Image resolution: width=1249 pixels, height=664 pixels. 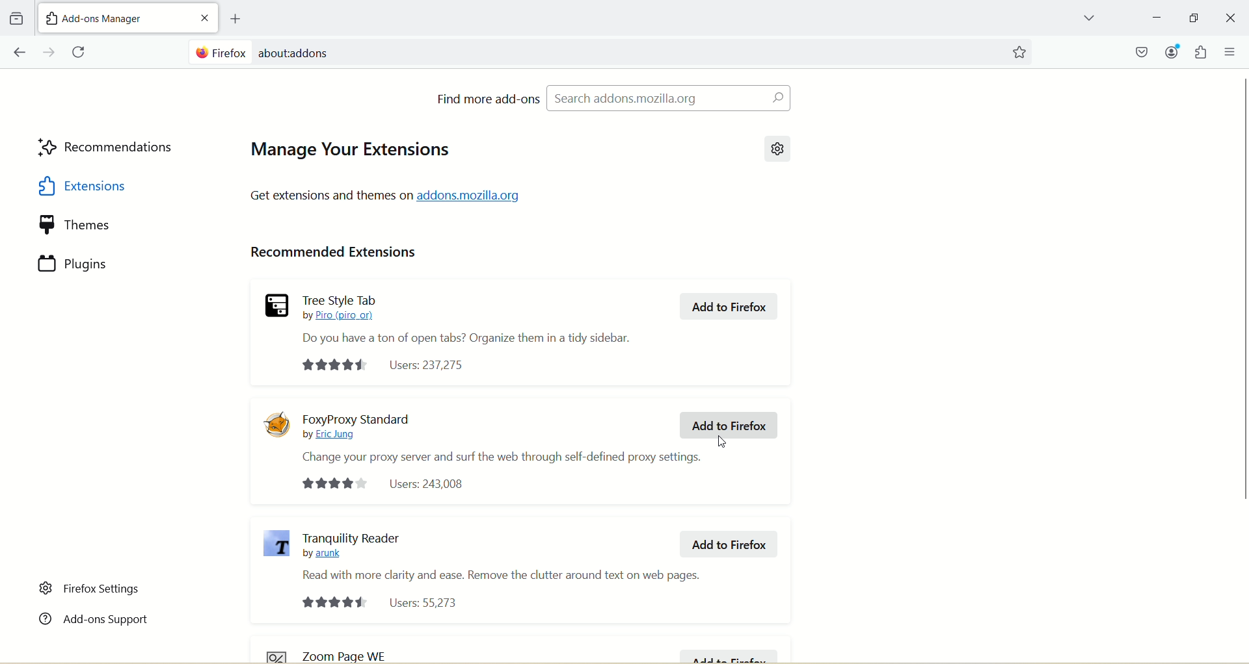 I want to click on Foxypoxy Logo, so click(x=279, y=424).